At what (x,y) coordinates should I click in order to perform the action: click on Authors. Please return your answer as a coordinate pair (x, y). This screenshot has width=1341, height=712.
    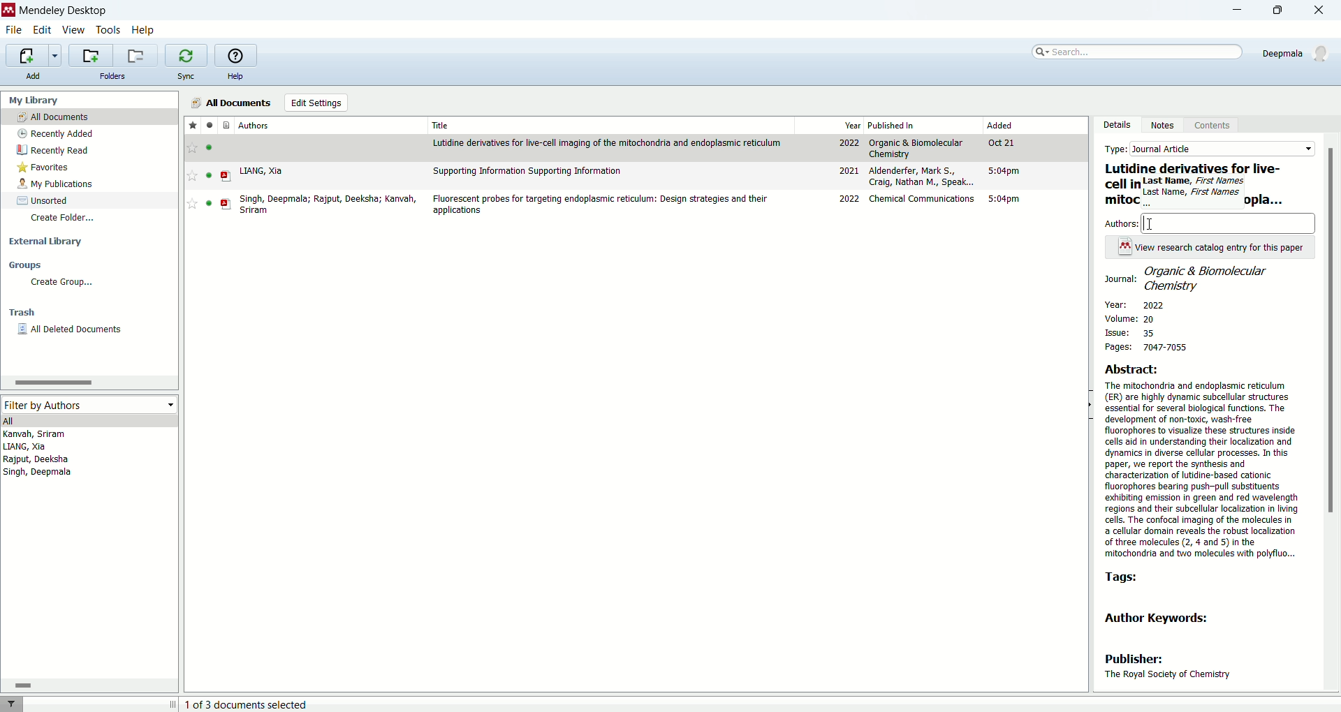
    Looking at the image, I should click on (1230, 223).